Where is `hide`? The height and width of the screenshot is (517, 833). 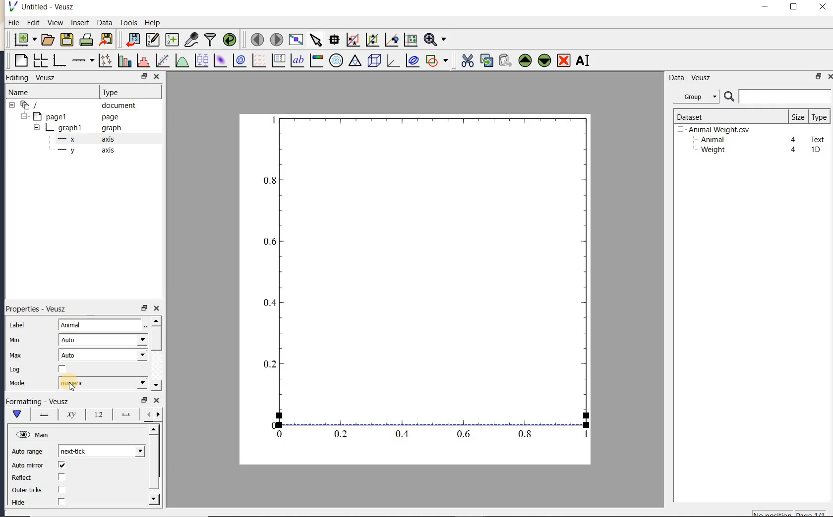
hide is located at coordinates (24, 503).